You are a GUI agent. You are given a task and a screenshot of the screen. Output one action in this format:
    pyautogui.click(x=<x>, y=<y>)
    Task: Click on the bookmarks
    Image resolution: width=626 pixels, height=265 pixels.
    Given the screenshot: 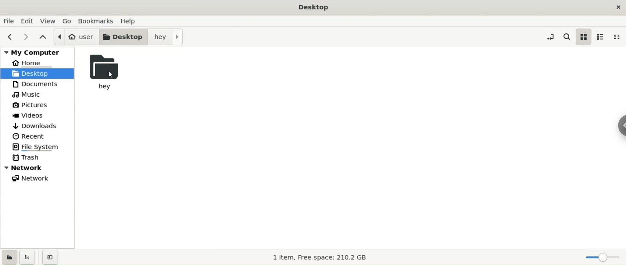 What is the action you would take?
    pyautogui.click(x=97, y=21)
    